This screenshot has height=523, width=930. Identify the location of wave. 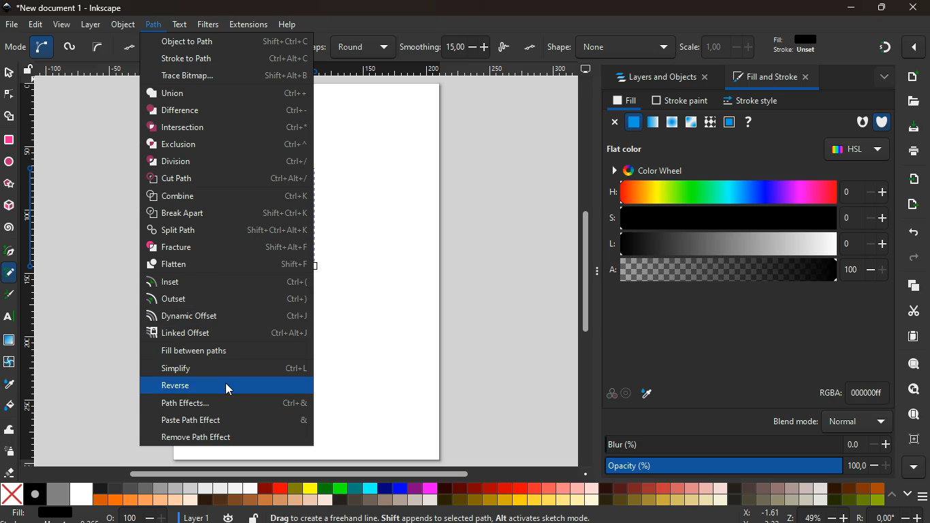
(10, 430).